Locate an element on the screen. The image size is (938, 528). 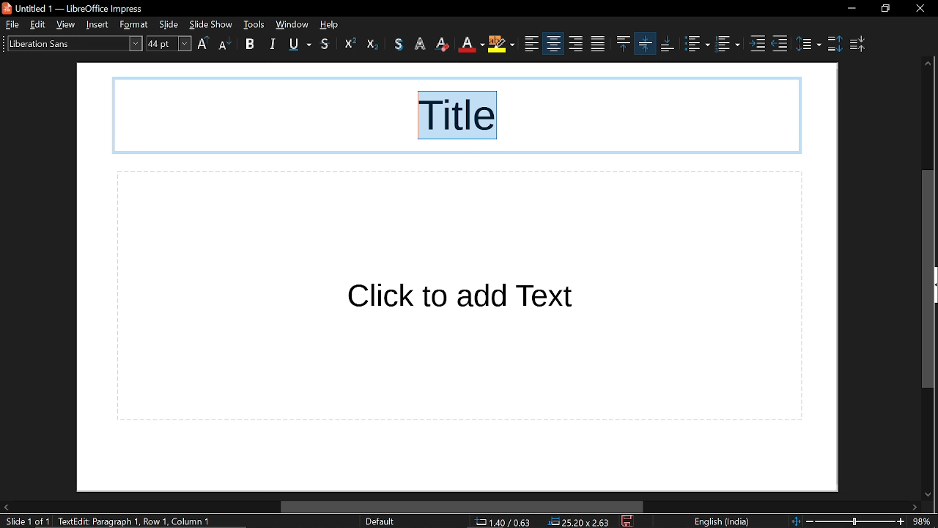
superscript is located at coordinates (347, 45).